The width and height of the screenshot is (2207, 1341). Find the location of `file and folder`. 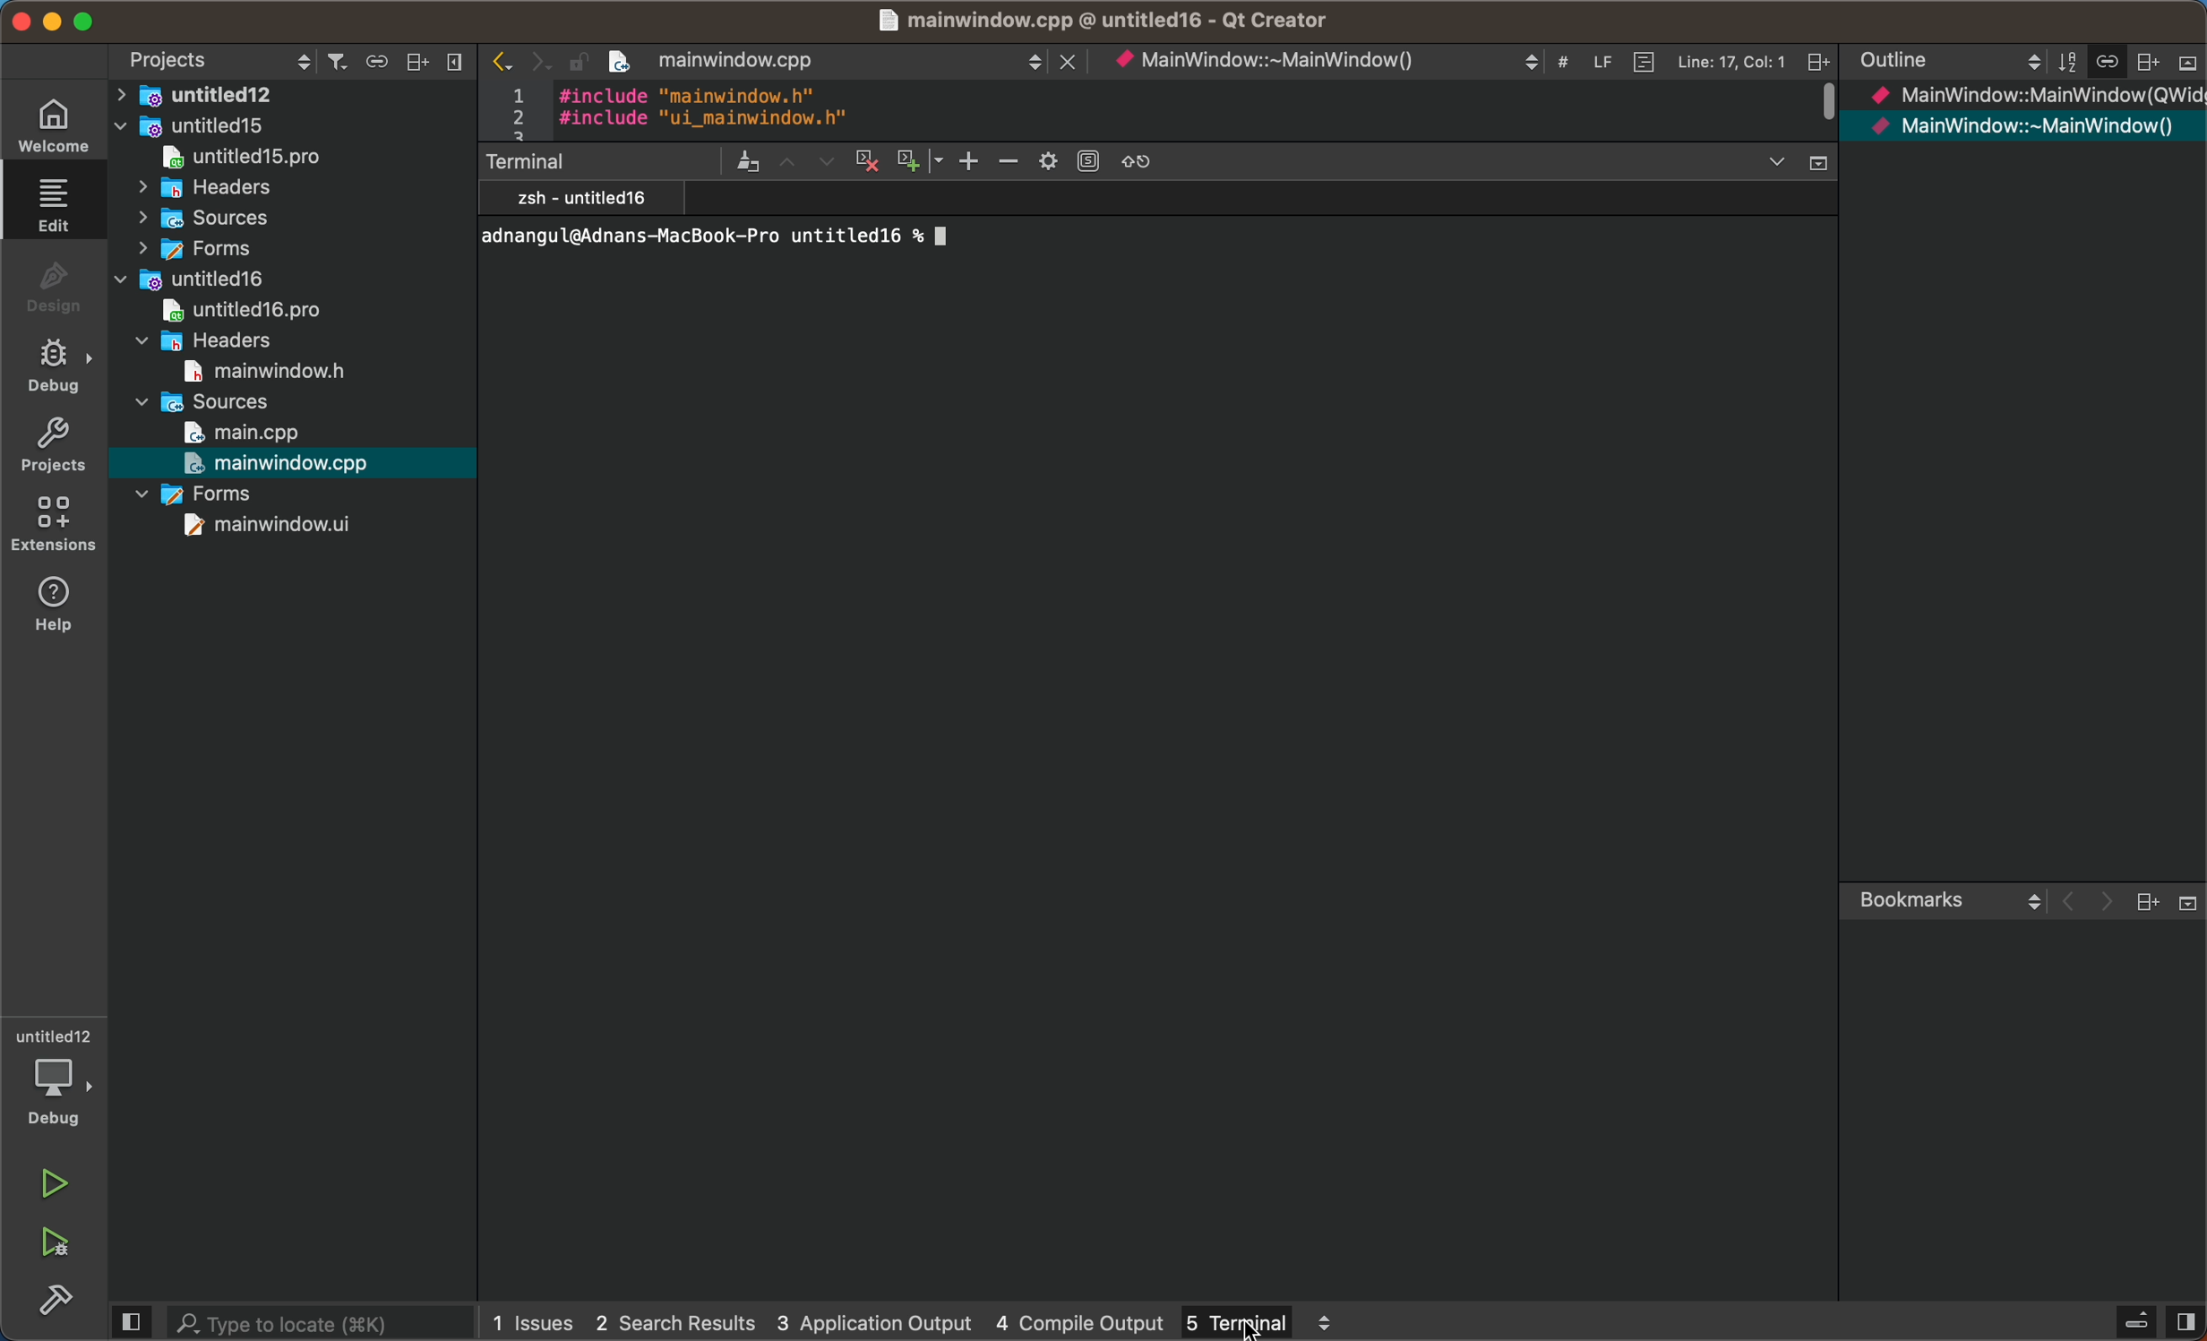

file and folder is located at coordinates (288, 217).